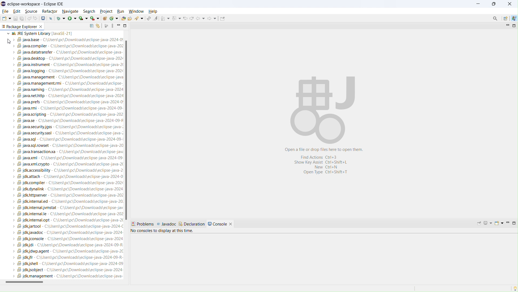 This screenshot has height=292, width=518. What do you see at coordinates (114, 19) in the screenshot?
I see `New java class` at bounding box center [114, 19].